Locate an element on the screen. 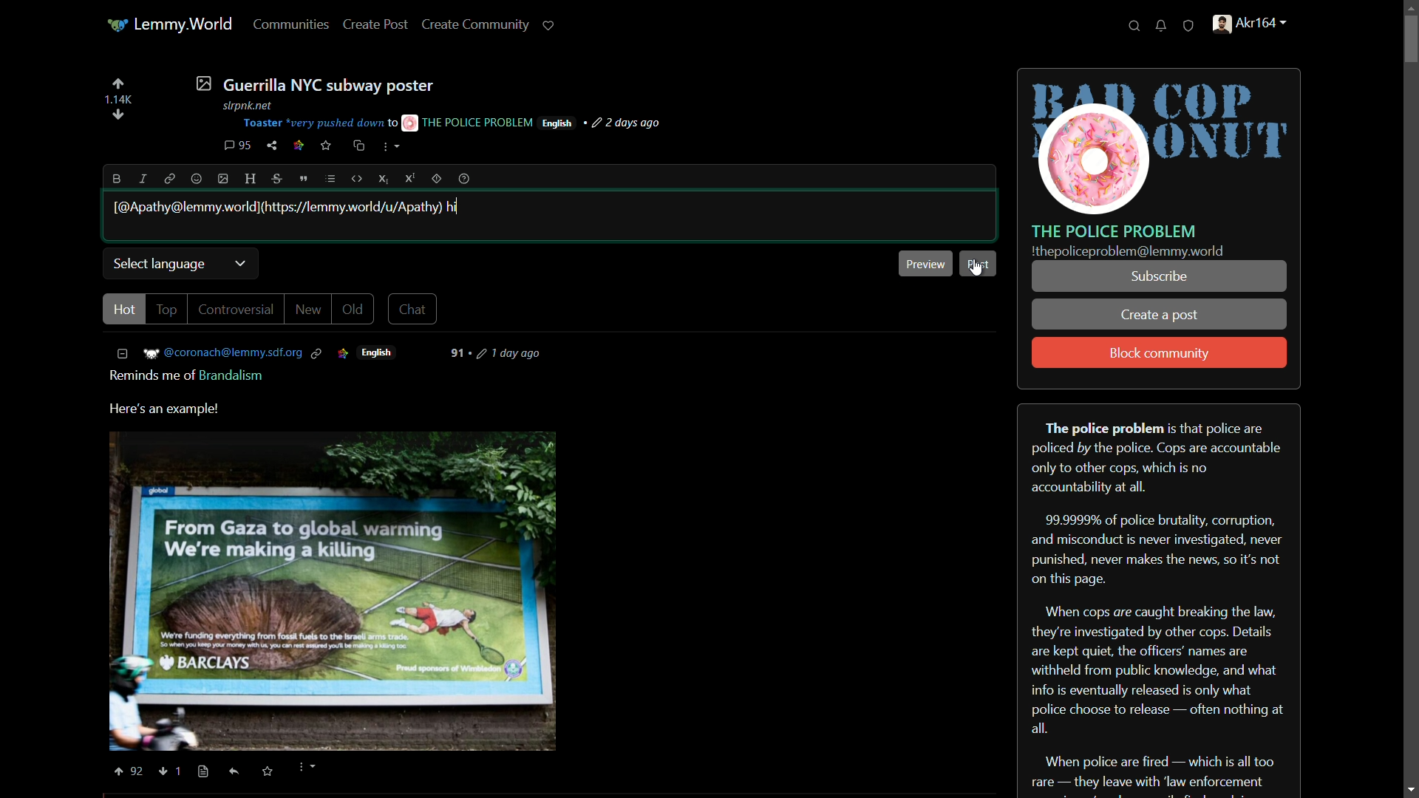 This screenshot has width=1419, height=798. Here's an example! is located at coordinates (171, 409).